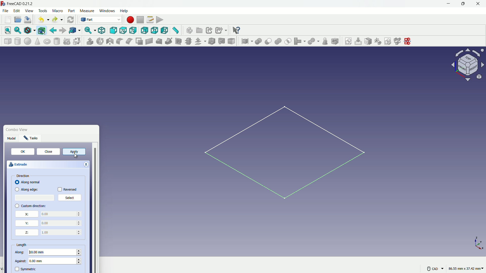  I want to click on extrude, so click(48, 165).